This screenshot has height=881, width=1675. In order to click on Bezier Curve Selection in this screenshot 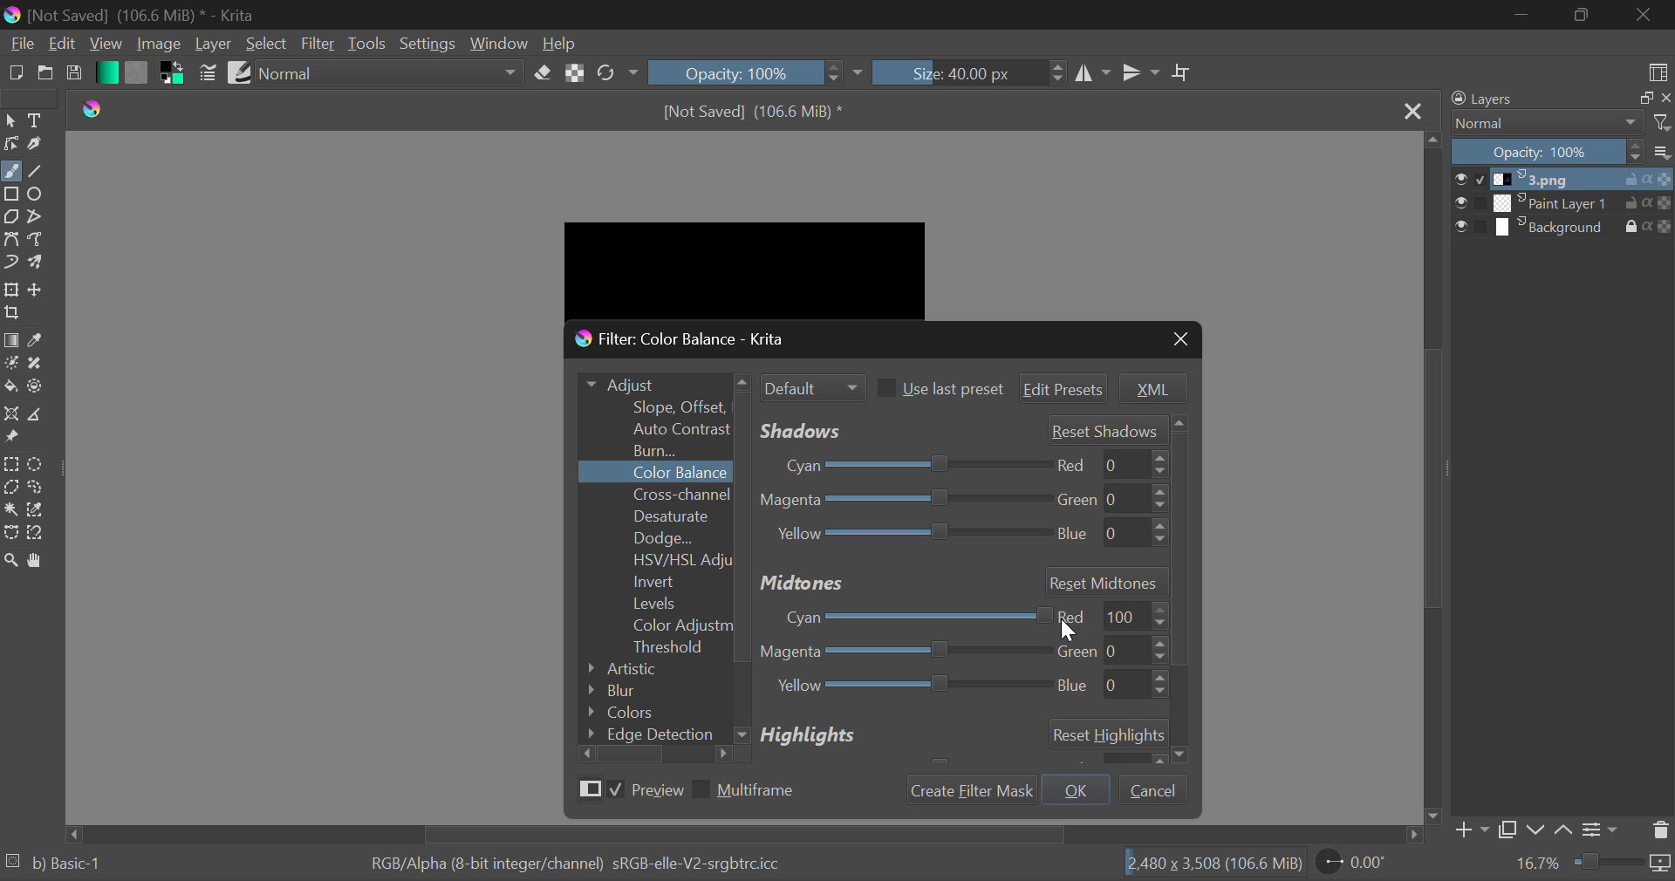, I will do `click(11, 532)`.